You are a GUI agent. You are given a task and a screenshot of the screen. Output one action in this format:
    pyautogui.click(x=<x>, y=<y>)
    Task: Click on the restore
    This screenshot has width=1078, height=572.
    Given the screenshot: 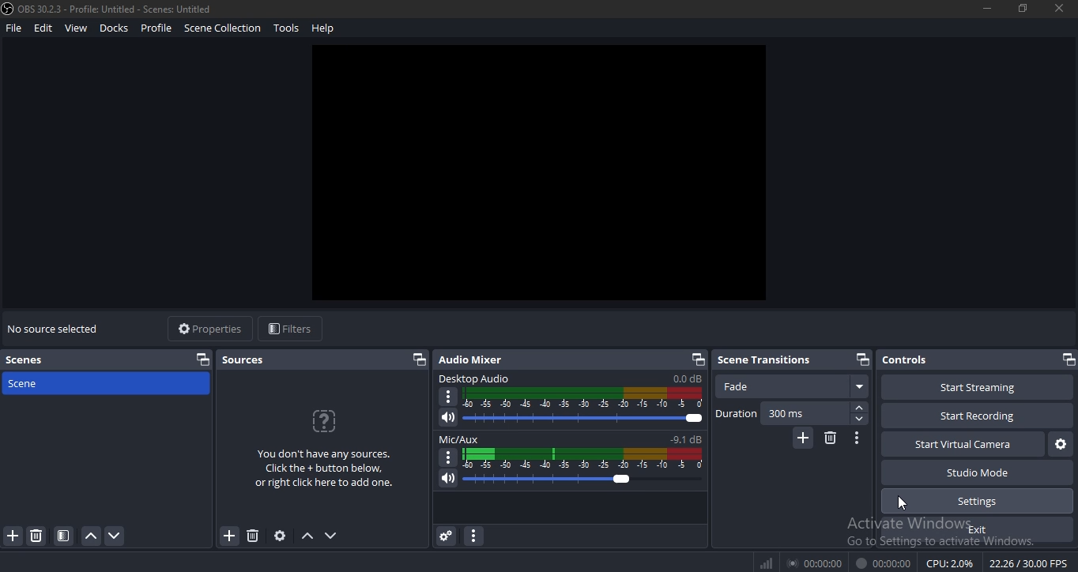 What is the action you would take?
    pyautogui.click(x=1067, y=359)
    